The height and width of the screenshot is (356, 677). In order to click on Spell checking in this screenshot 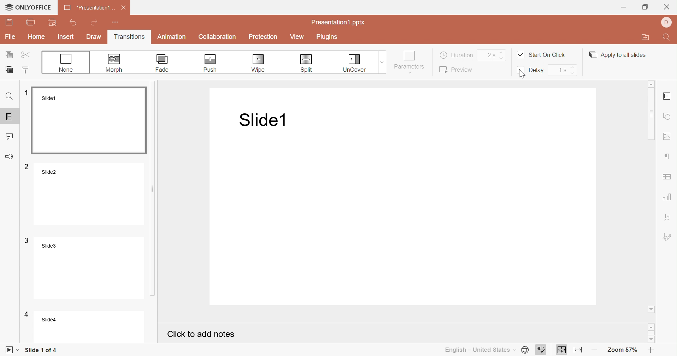, I will do `click(541, 350)`.